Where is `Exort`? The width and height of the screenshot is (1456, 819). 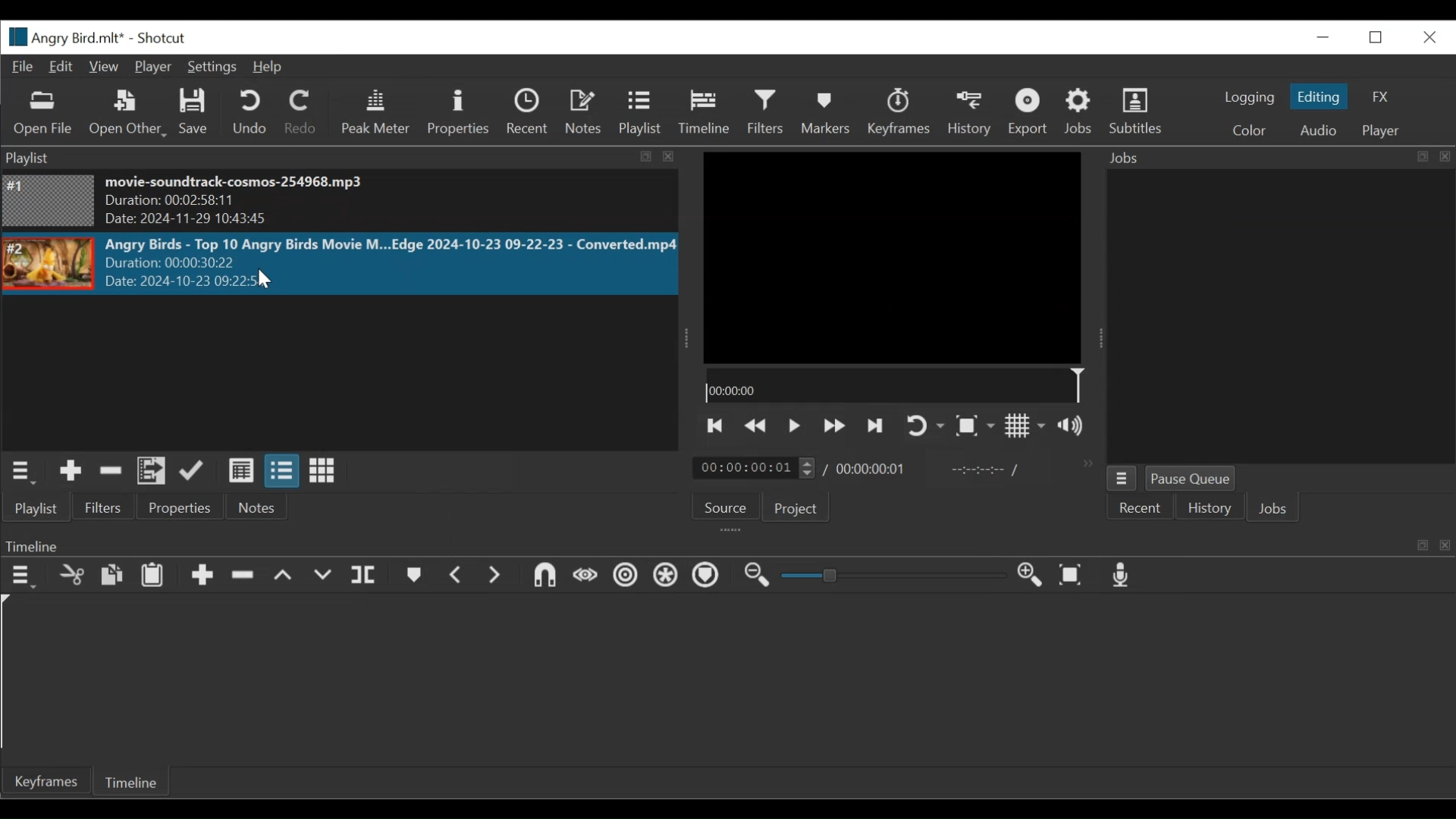
Exort is located at coordinates (1030, 113).